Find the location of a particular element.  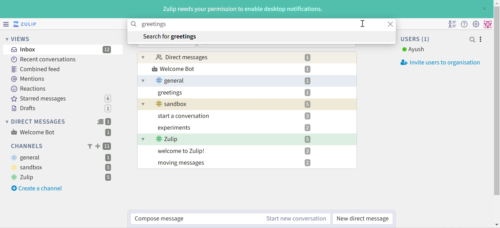

5 is located at coordinates (108, 167).